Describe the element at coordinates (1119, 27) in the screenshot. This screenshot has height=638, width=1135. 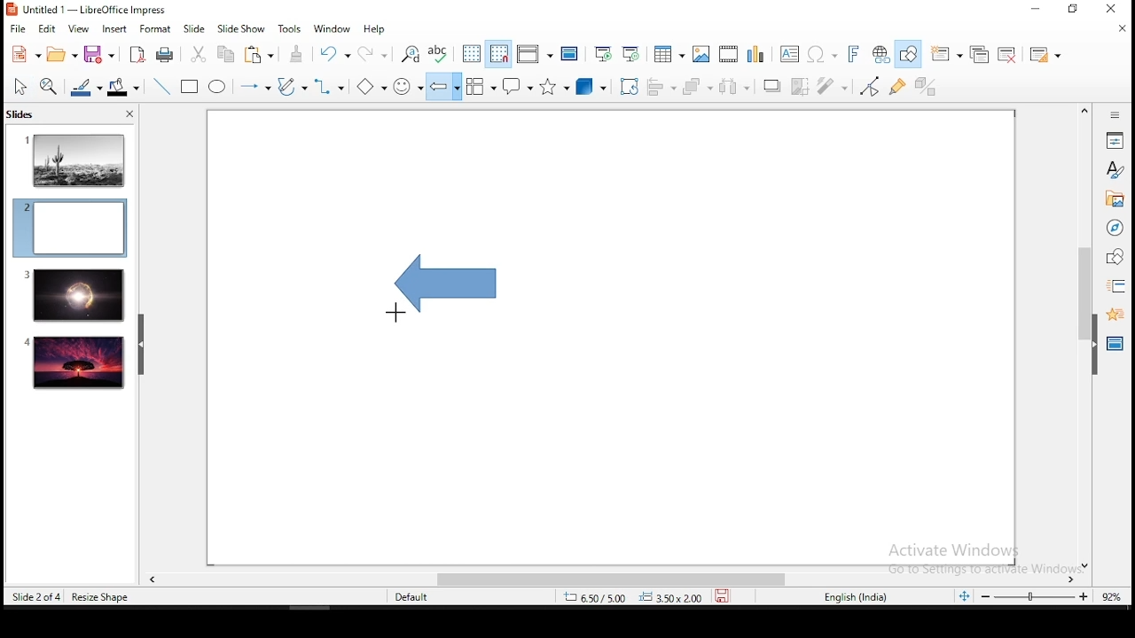
I see `close` at that location.